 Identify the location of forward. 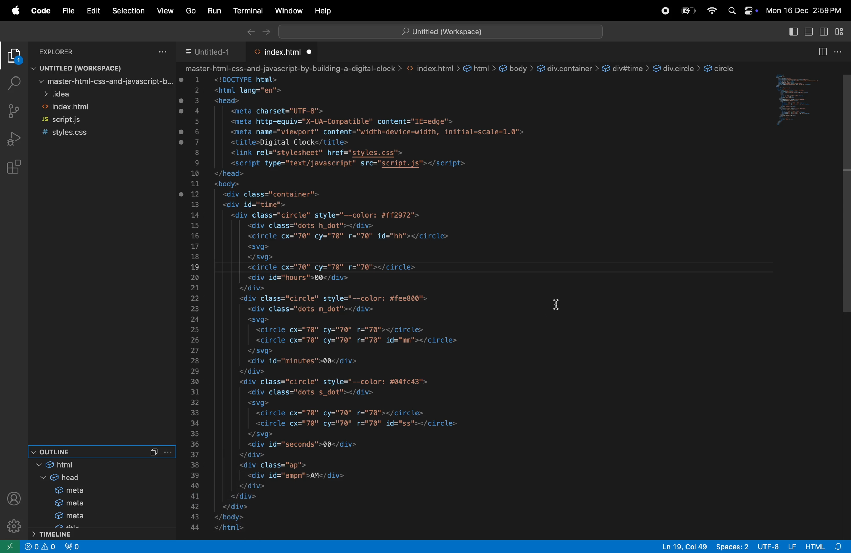
(265, 31).